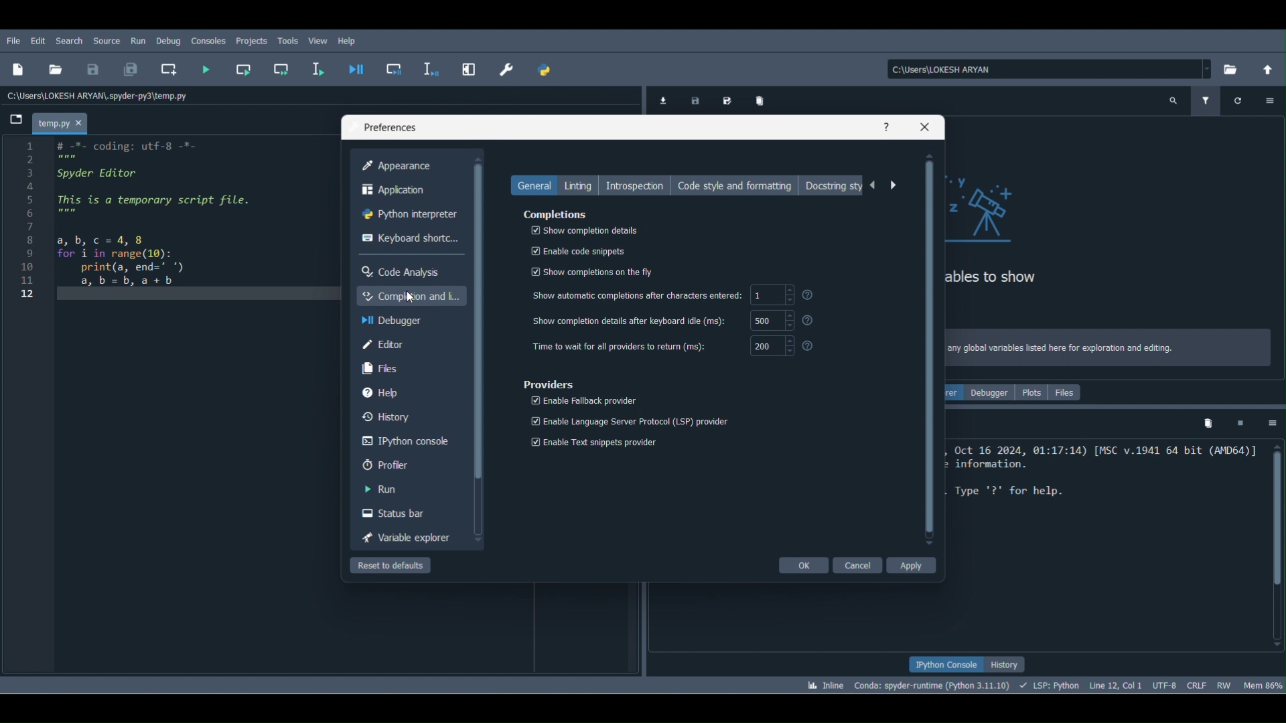 The height and width of the screenshot is (723, 1286). What do you see at coordinates (739, 184) in the screenshot?
I see `Code style and formatting` at bounding box center [739, 184].